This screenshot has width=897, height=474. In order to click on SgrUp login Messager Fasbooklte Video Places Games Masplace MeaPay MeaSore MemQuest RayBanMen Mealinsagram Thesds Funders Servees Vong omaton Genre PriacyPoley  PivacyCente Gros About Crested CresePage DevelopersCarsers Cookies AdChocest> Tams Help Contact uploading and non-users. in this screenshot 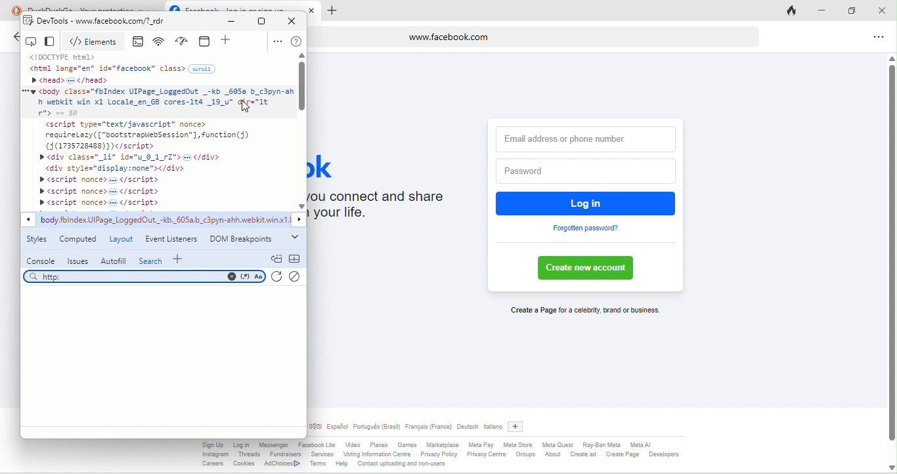, I will do `click(447, 456)`.